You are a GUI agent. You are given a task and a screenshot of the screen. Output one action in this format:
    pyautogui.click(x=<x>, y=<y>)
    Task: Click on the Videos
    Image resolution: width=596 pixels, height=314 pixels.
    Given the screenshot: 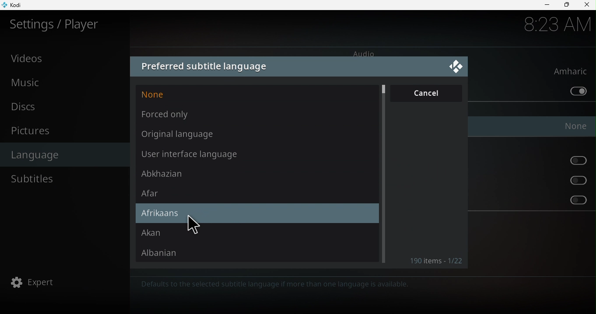 What is the action you would take?
    pyautogui.click(x=65, y=58)
    